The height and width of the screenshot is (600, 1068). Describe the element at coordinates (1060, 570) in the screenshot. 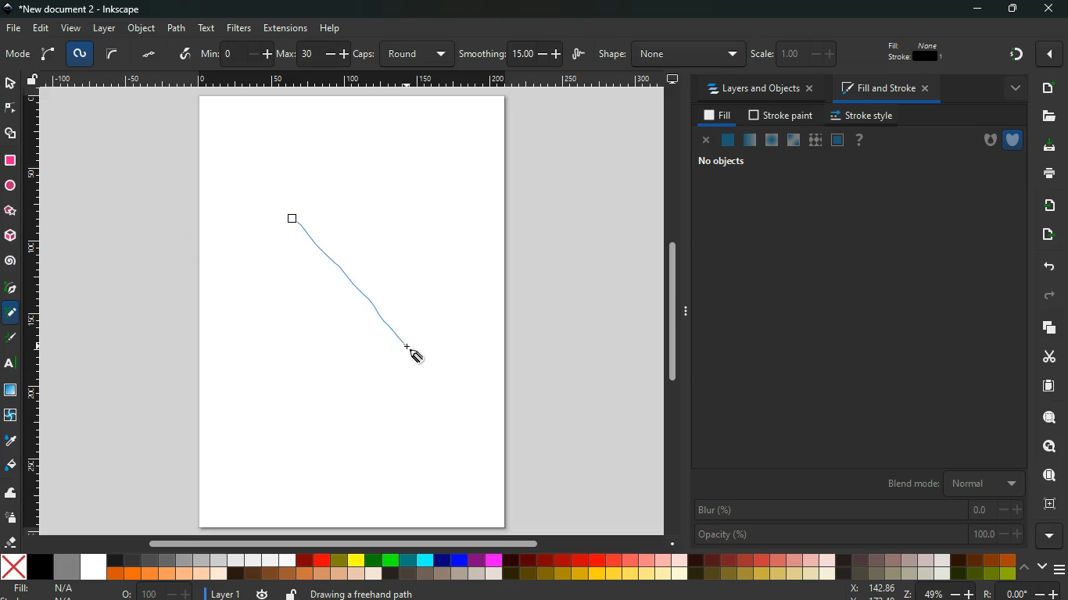

I see `menu` at that location.